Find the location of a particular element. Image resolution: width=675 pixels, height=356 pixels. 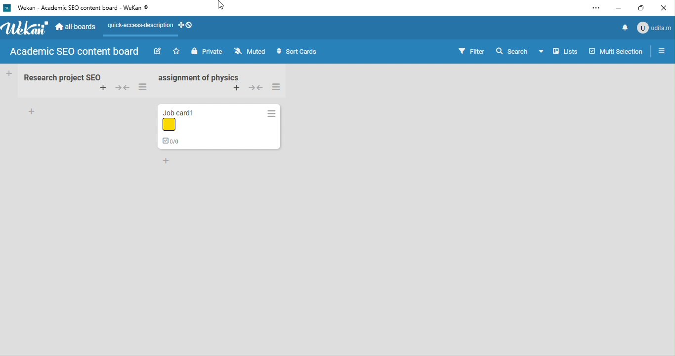

add is located at coordinates (35, 112).